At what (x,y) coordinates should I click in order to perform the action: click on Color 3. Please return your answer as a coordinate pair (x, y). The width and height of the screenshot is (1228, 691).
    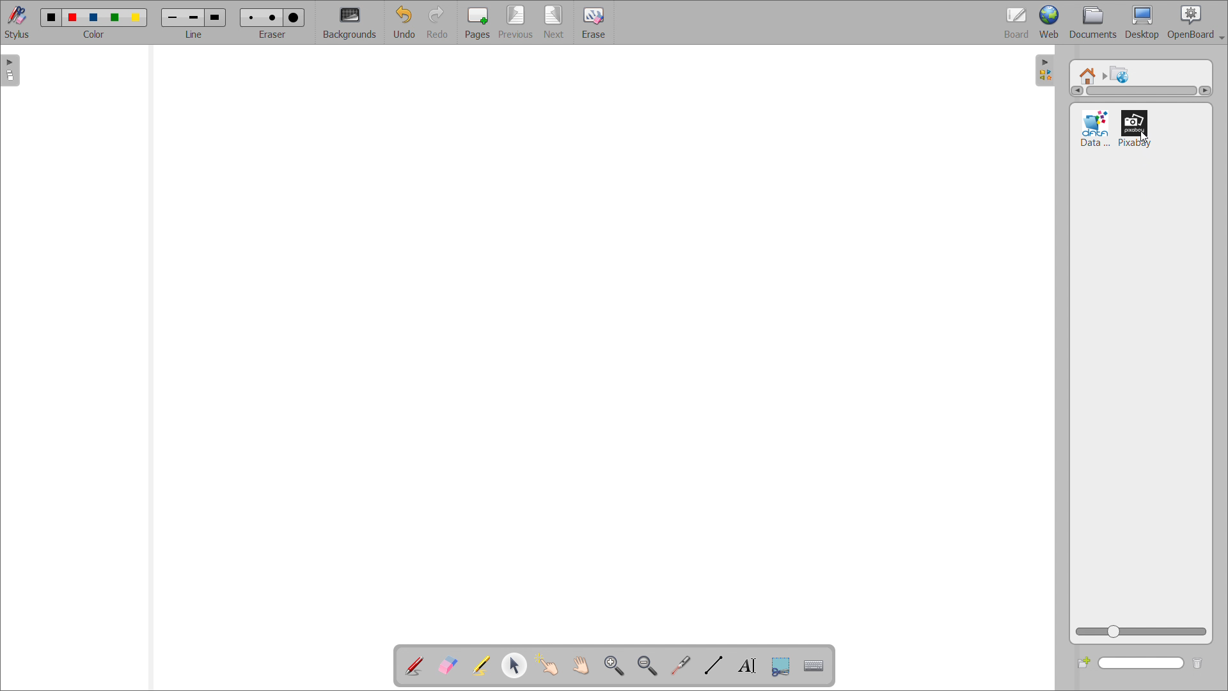
    Looking at the image, I should click on (93, 17).